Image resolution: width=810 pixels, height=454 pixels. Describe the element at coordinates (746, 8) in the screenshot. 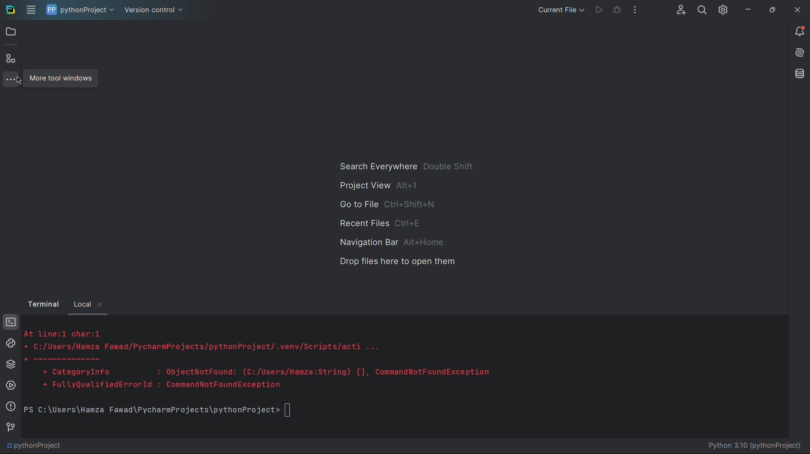

I see `Minimize` at that location.